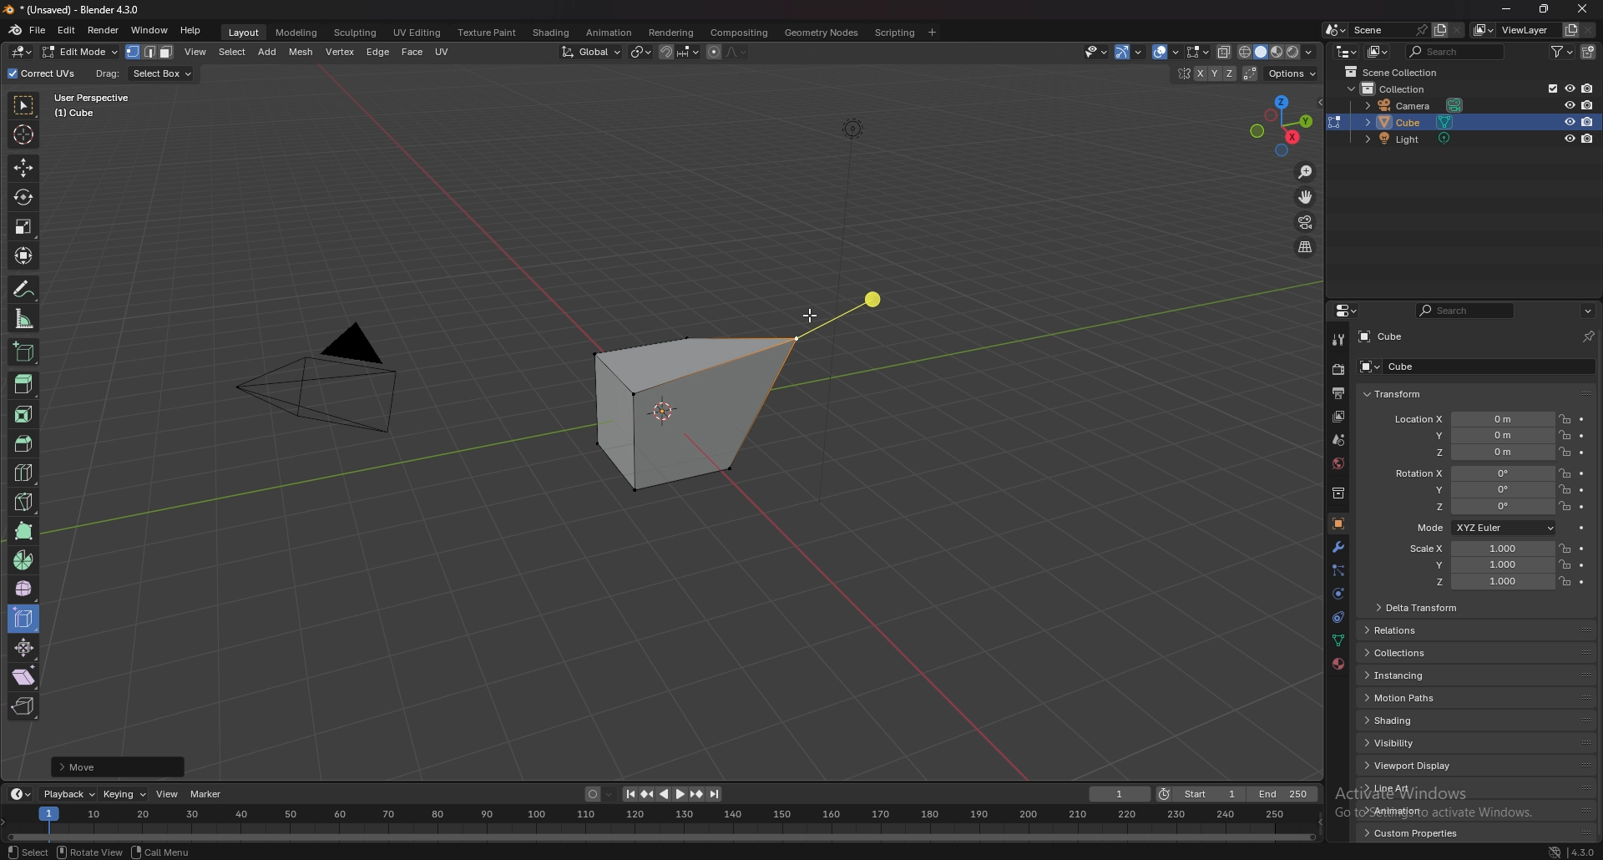  I want to click on inset faces, so click(23, 415).